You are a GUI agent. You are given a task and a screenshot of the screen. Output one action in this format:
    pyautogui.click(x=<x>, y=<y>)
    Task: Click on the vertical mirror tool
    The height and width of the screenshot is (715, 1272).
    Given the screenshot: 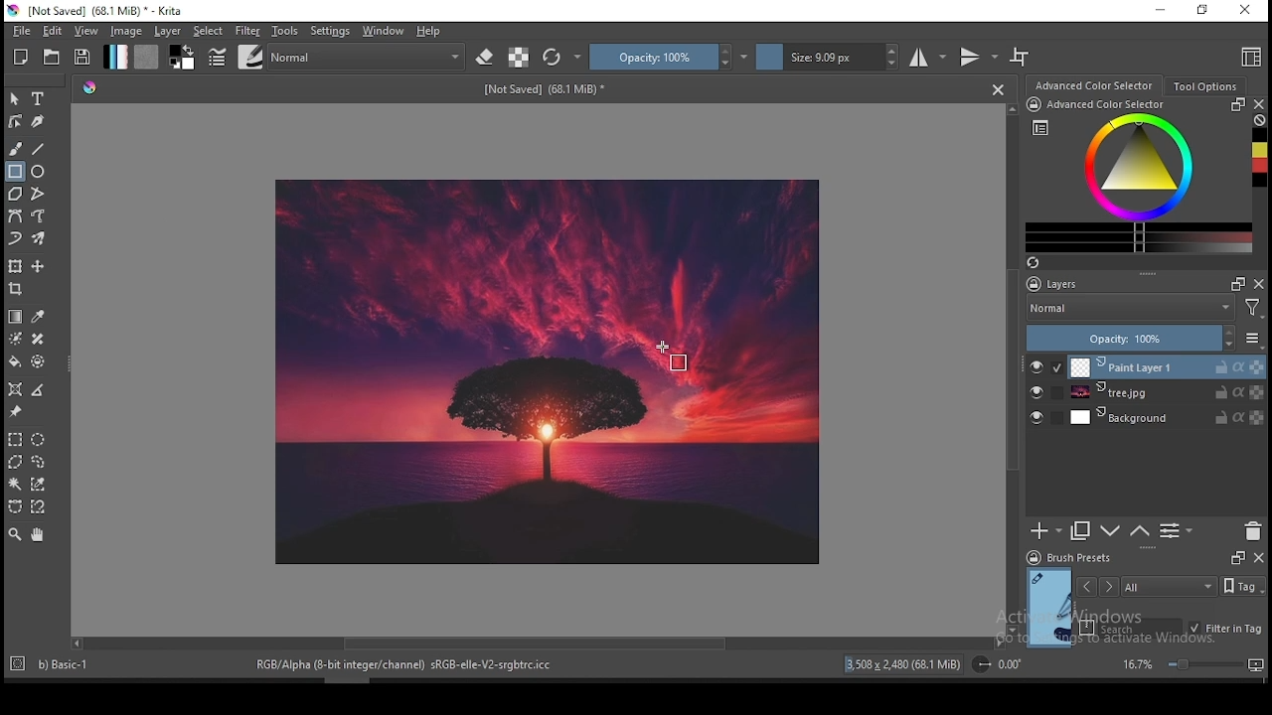 What is the action you would take?
    pyautogui.click(x=978, y=58)
    